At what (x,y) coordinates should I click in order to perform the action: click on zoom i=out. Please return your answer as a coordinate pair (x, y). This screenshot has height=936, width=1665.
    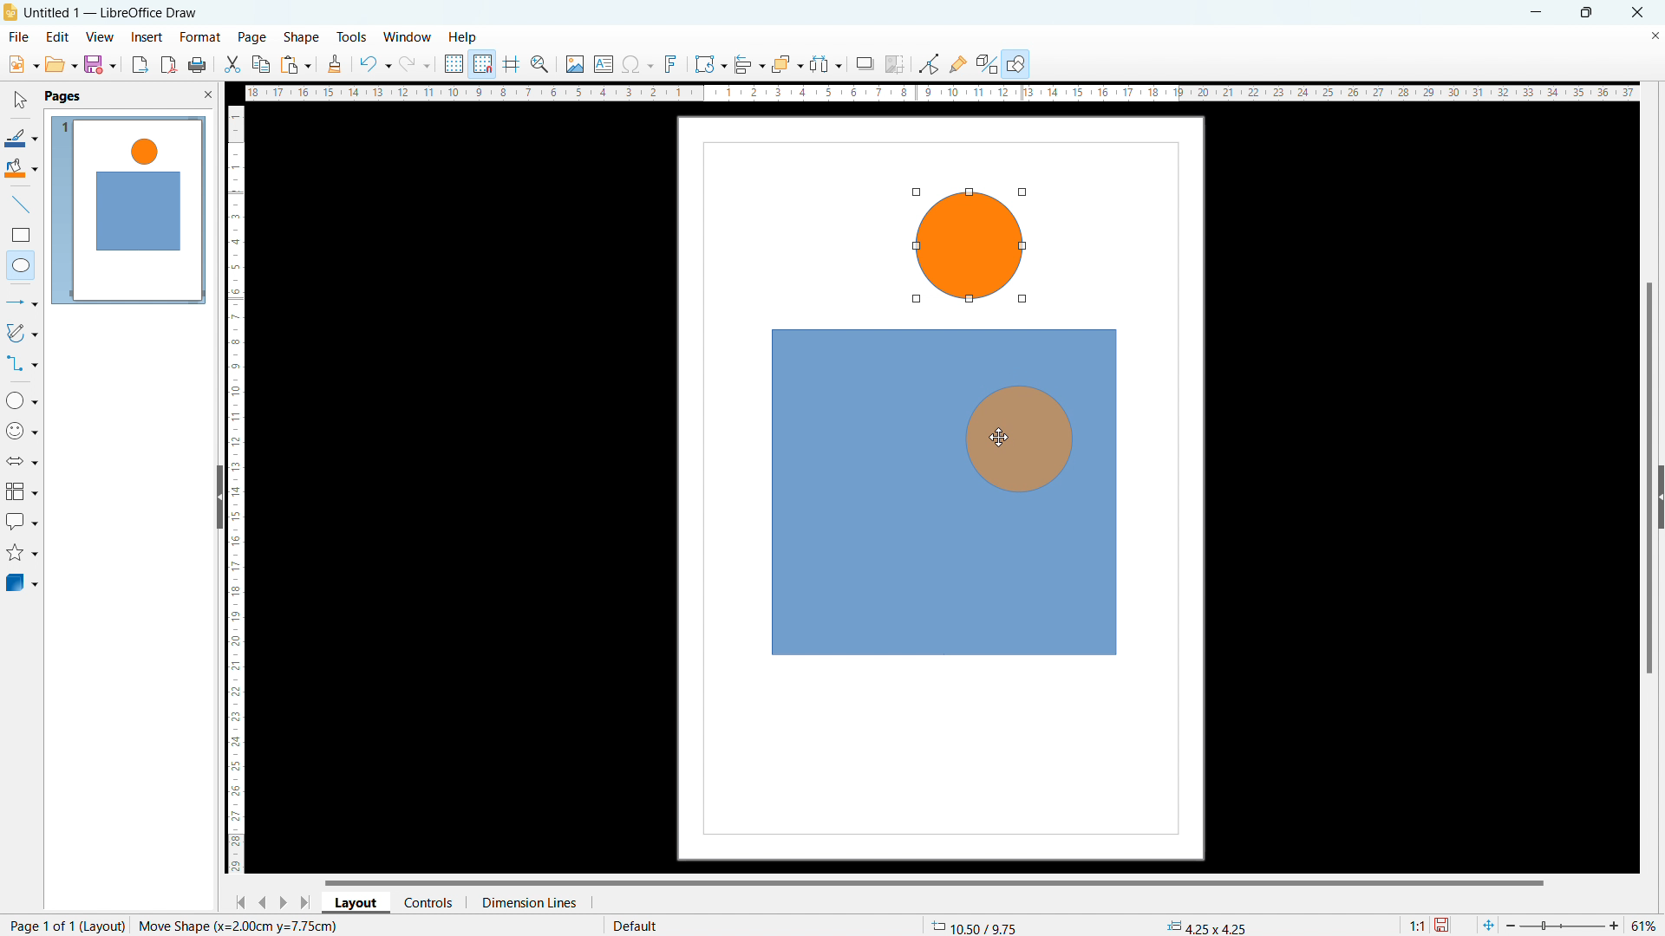
    Looking at the image, I should click on (1513, 924).